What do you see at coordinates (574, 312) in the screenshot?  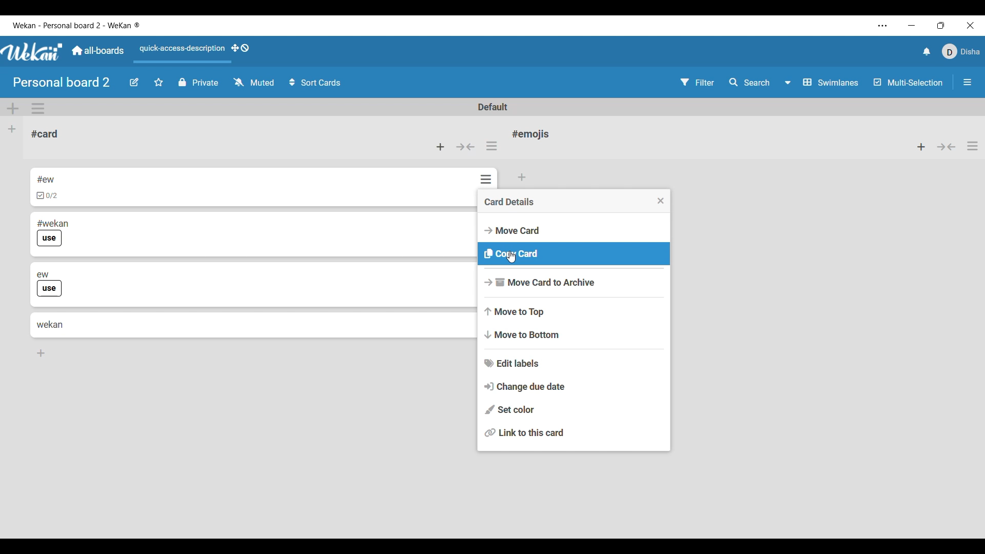 I see `Move to top` at bounding box center [574, 312].